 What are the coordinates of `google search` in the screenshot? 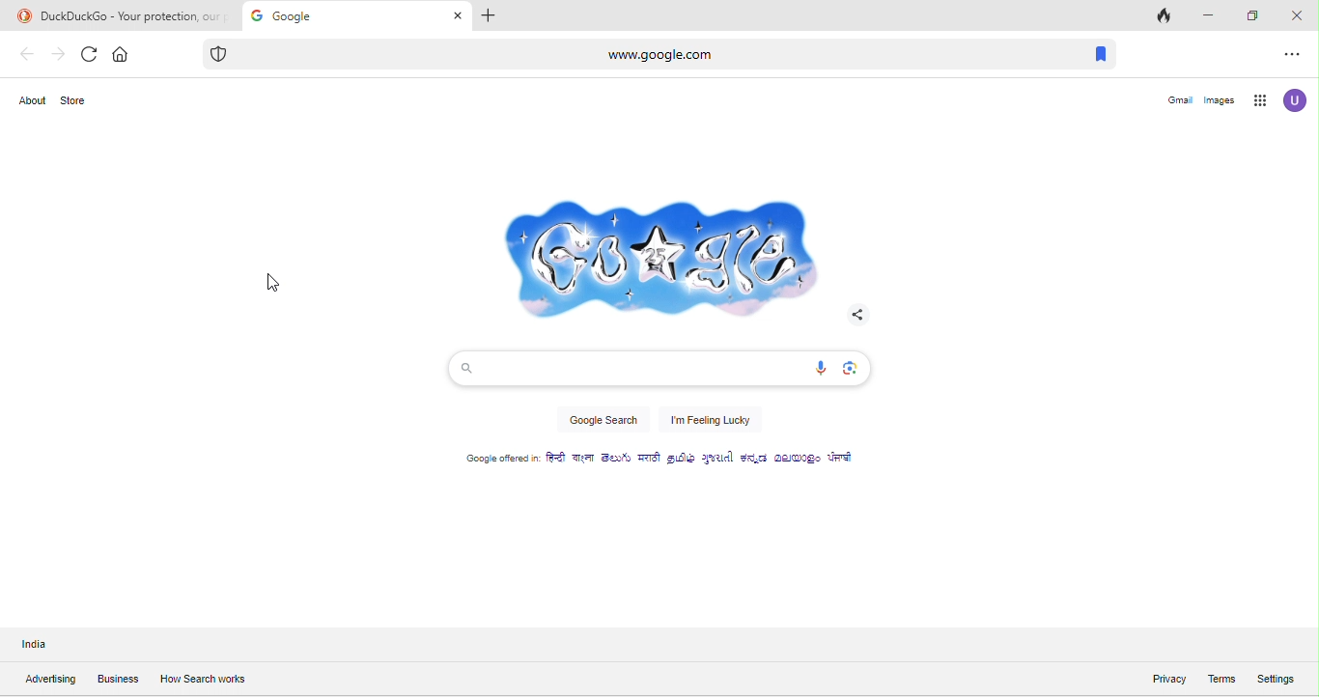 It's located at (602, 424).